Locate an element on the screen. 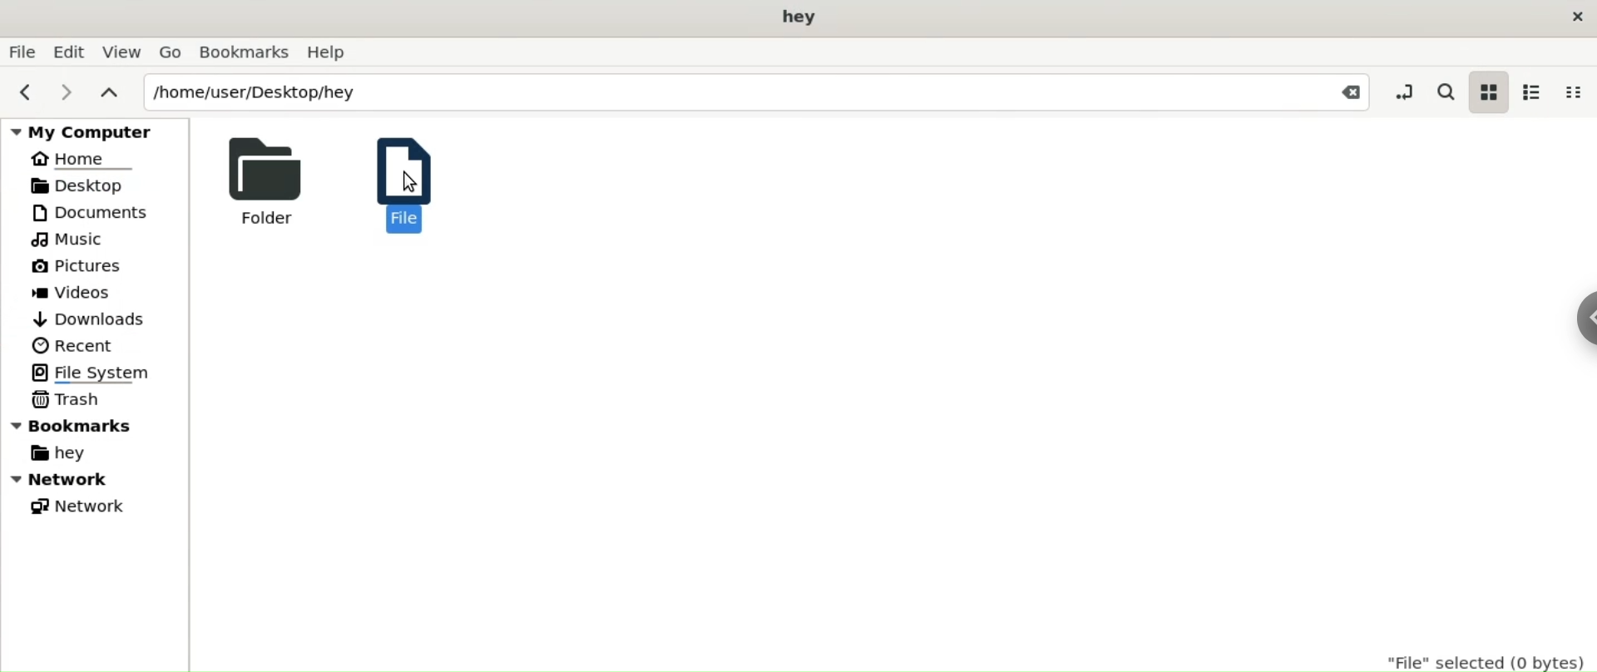  File is located at coordinates (402, 184).